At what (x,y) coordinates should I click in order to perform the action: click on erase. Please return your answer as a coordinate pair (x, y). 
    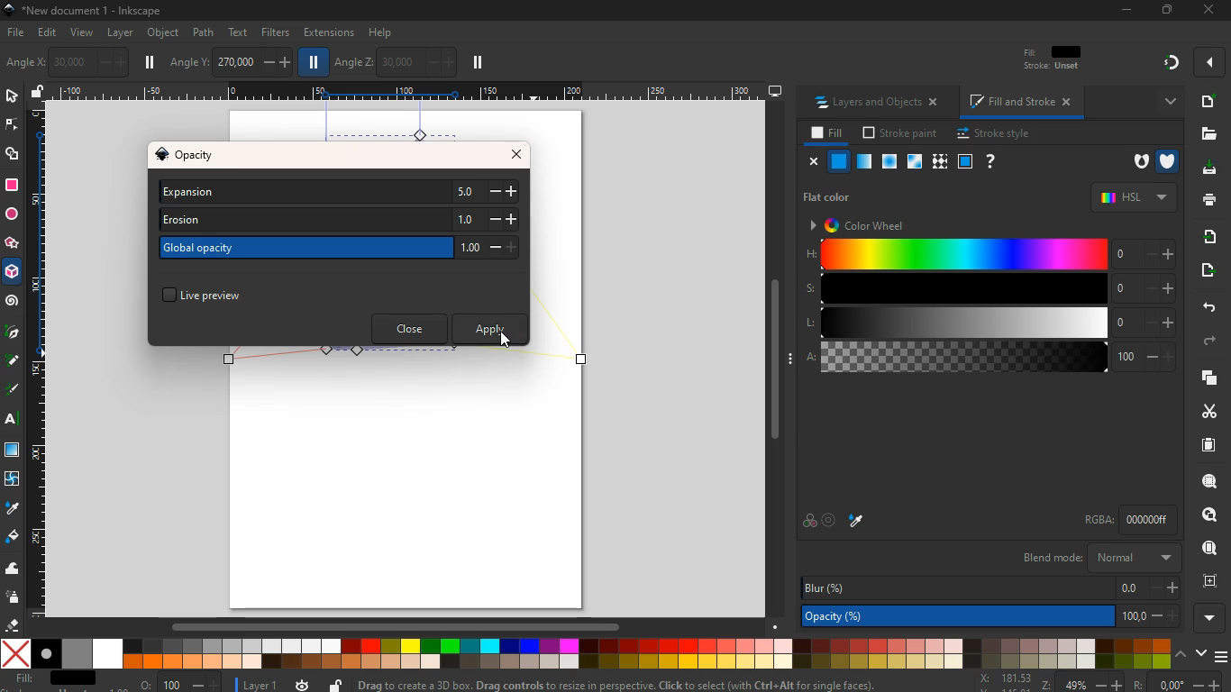
    Looking at the image, I should click on (14, 625).